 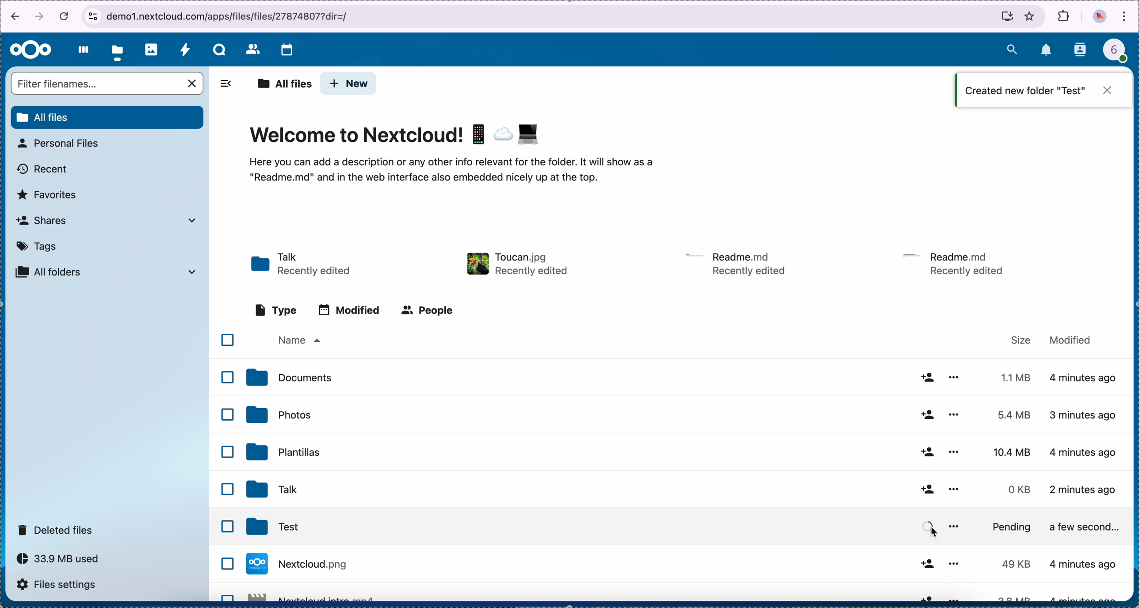 What do you see at coordinates (1088, 526) in the screenshot?
I see `4 minutes ago` at bounding box center [1088, 526].